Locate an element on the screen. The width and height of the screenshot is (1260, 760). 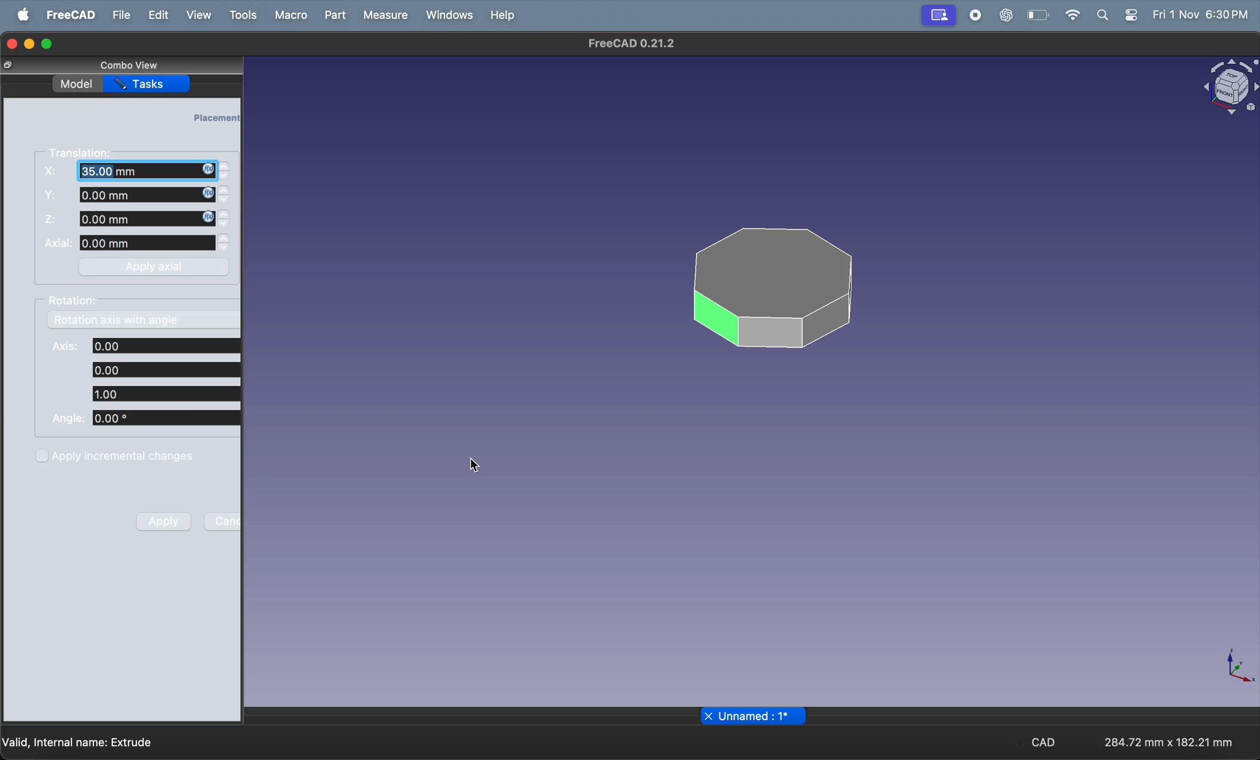
combo view is located at coordinates (126, 64).